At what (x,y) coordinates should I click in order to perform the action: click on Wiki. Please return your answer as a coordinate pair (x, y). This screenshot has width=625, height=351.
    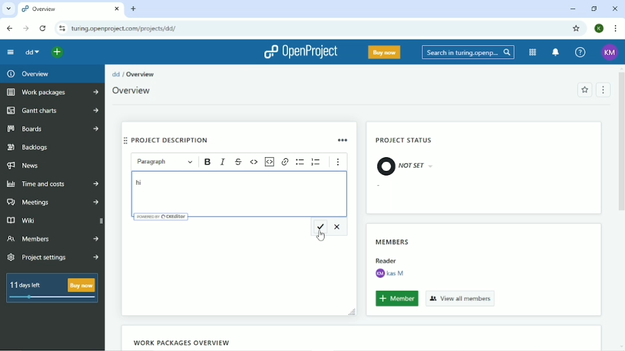
    Looking at the image, I should click on (53, 220).